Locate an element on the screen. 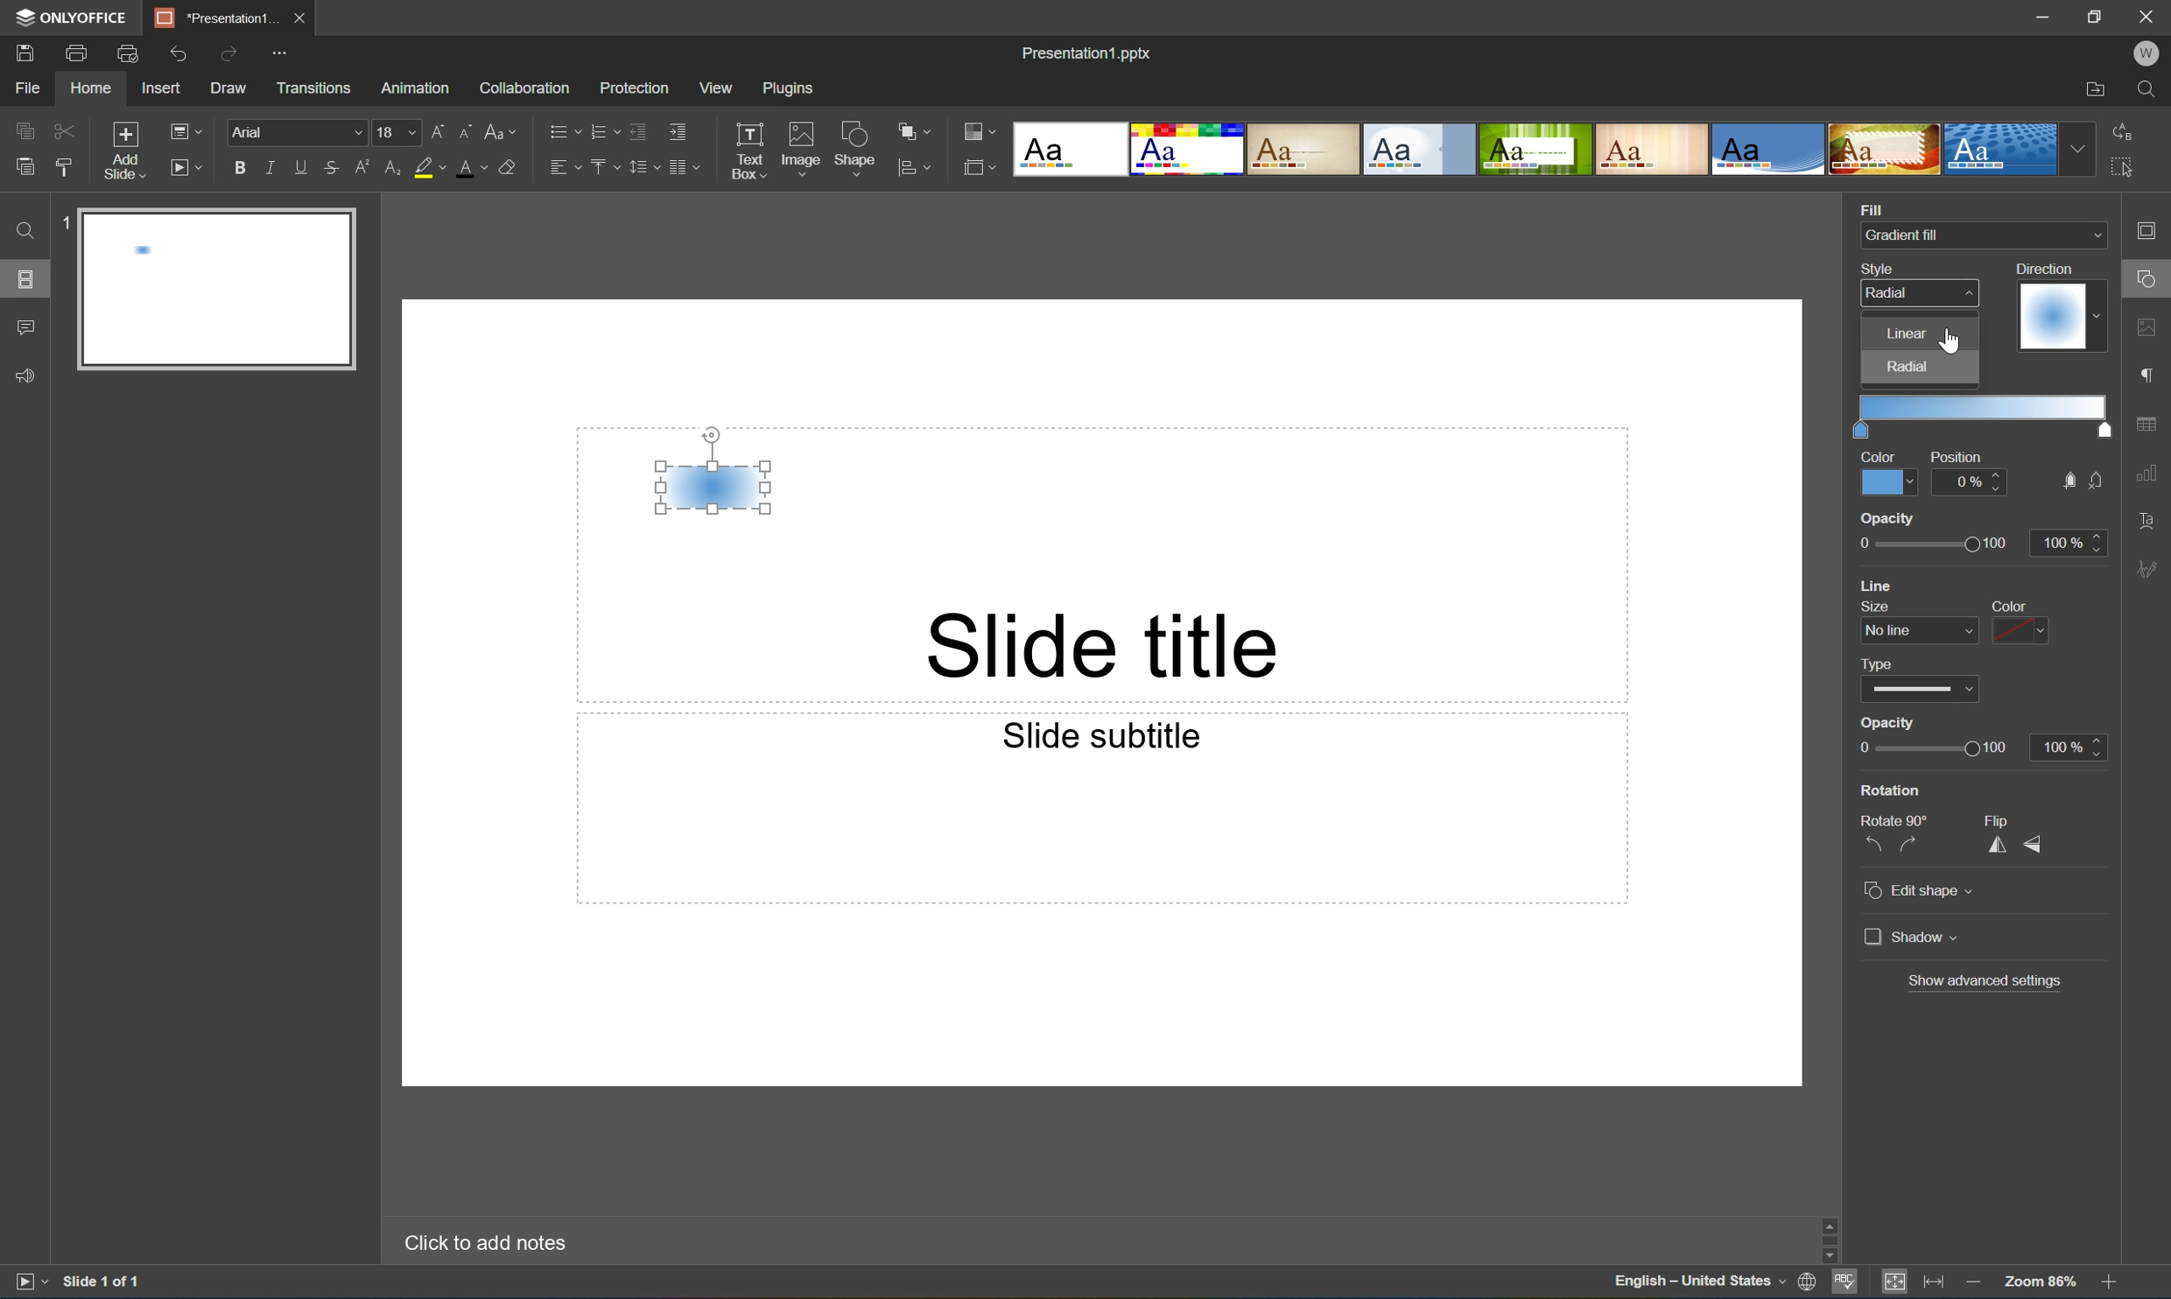  Shadow is located at coordinates (1912, 935).